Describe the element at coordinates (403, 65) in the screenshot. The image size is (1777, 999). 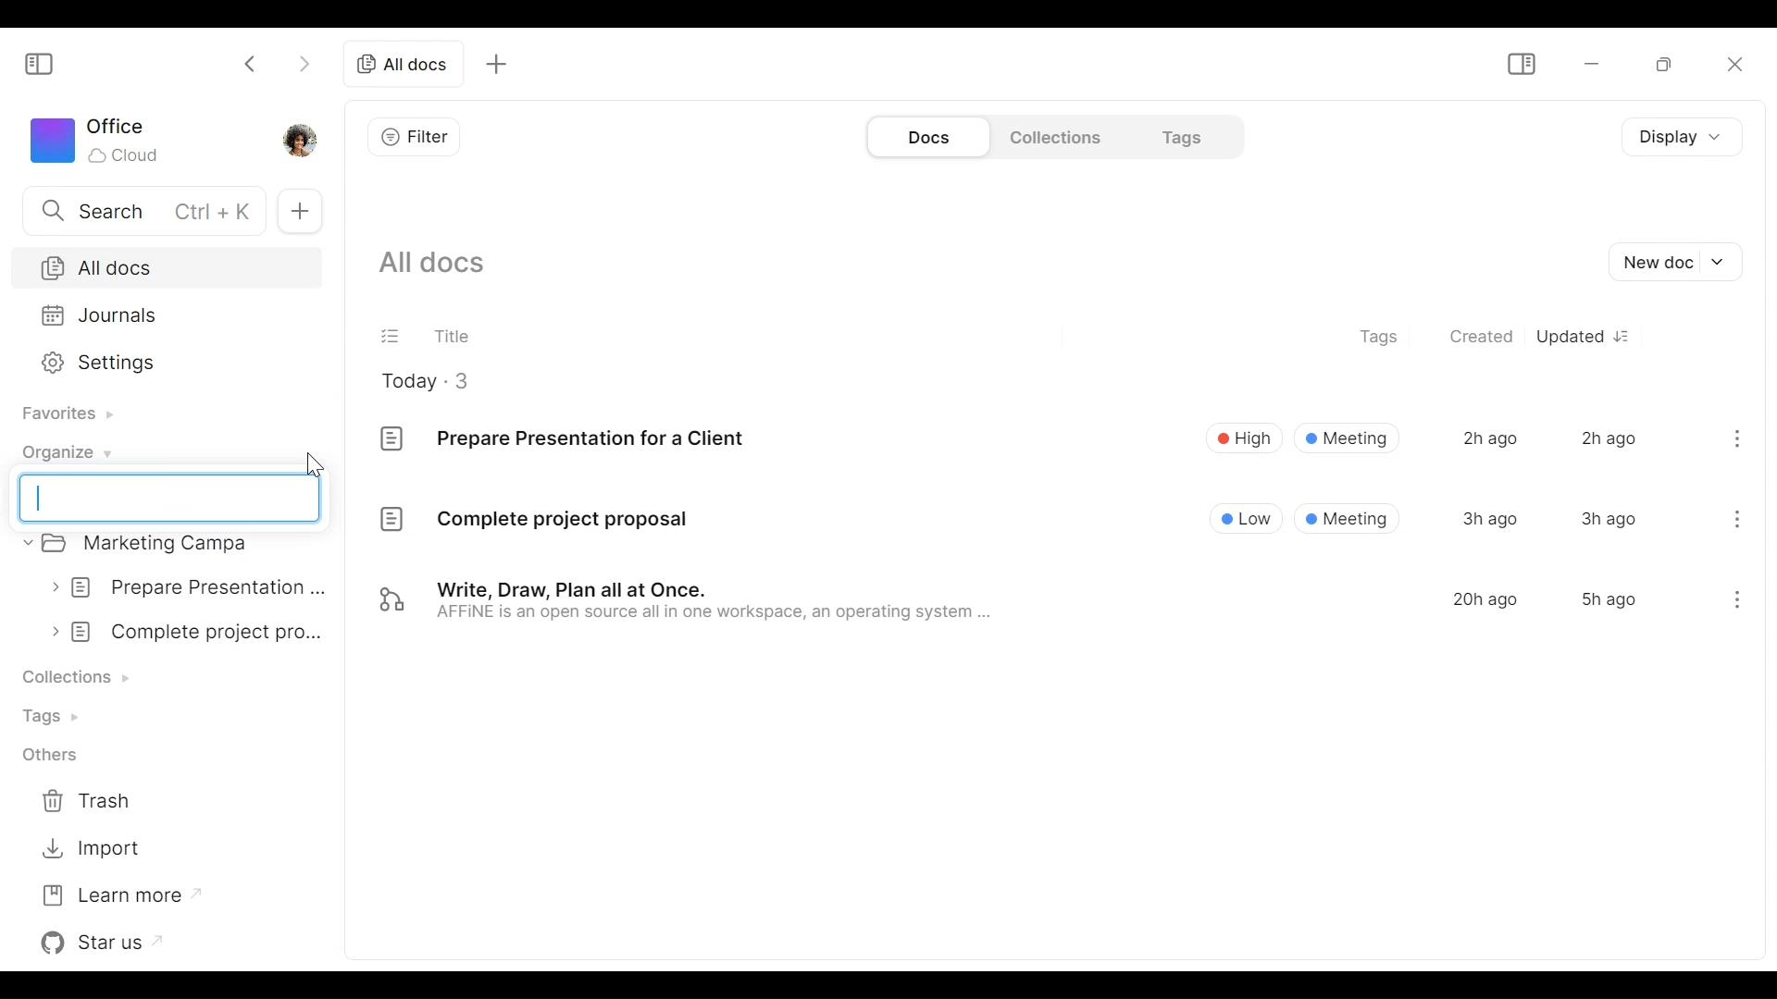
I see `all docs` at that location.